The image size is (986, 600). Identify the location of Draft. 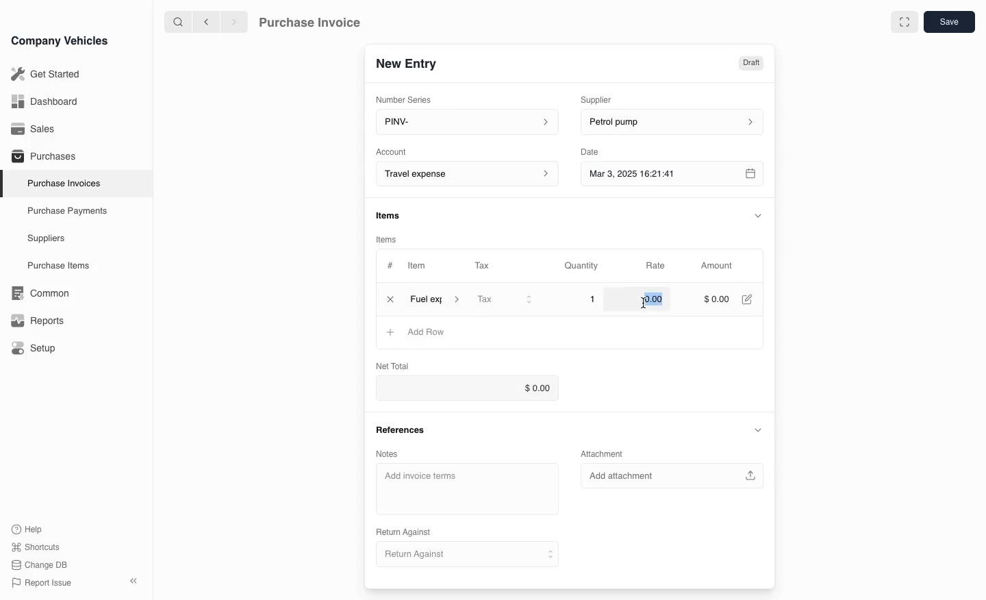
(750, 62).